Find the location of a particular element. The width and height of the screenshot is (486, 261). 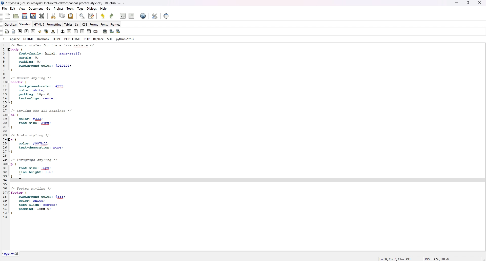

email is located at coordinates (96, 31).